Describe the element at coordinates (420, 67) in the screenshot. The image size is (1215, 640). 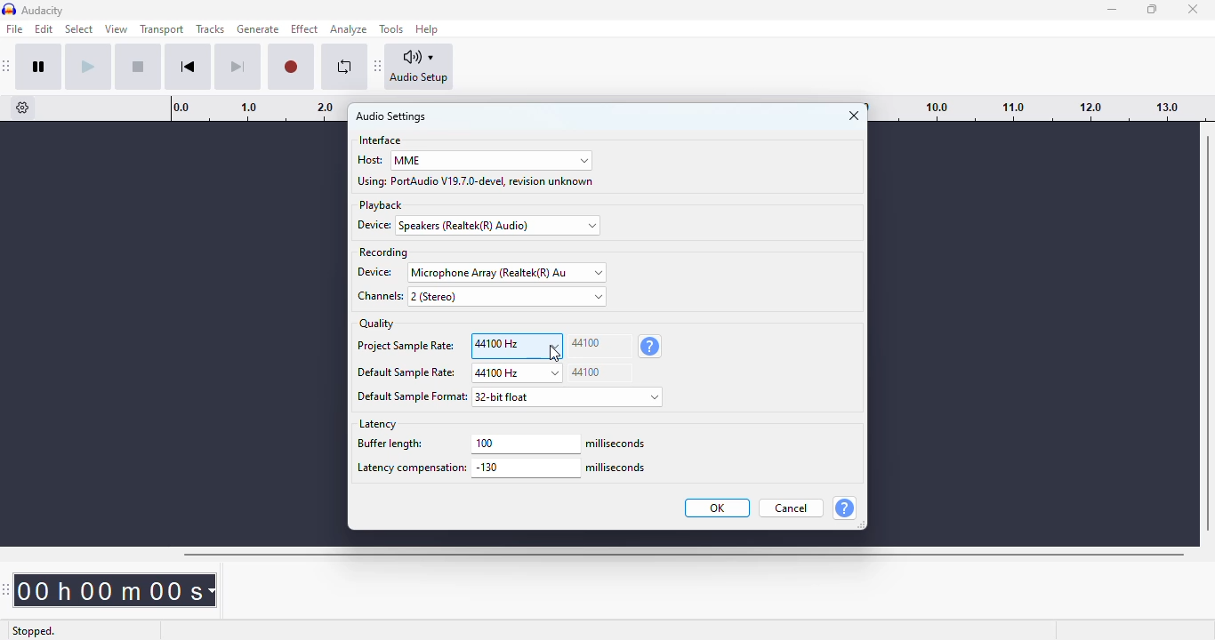
I see `audio setup` at that location.